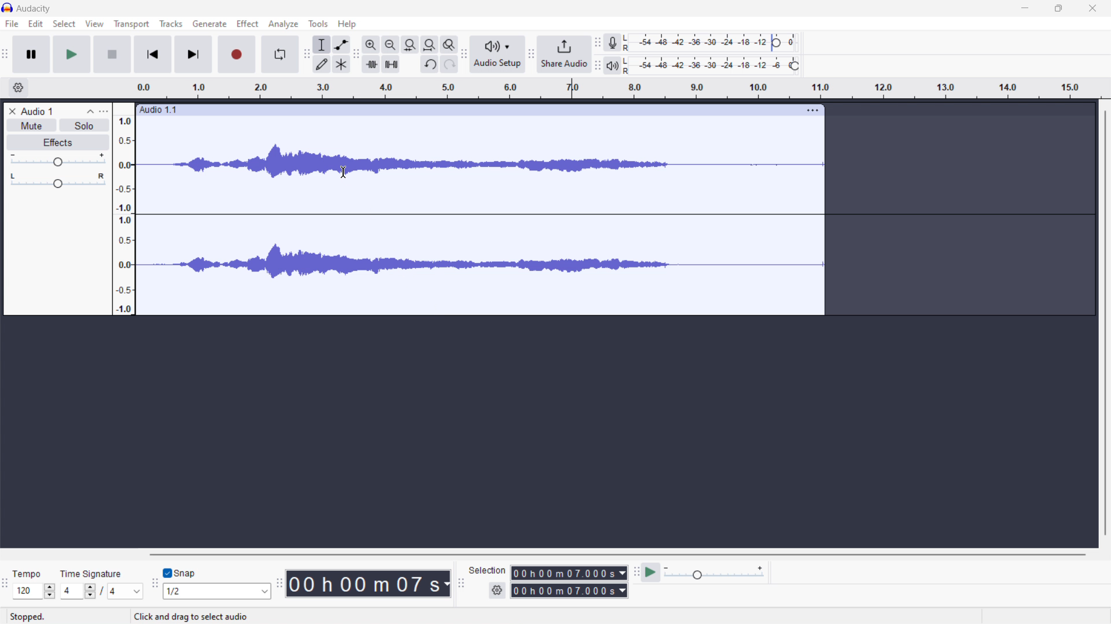 The width and height of the screenshot is (1111, 624). I want to click on recording level, so click(712, 43).